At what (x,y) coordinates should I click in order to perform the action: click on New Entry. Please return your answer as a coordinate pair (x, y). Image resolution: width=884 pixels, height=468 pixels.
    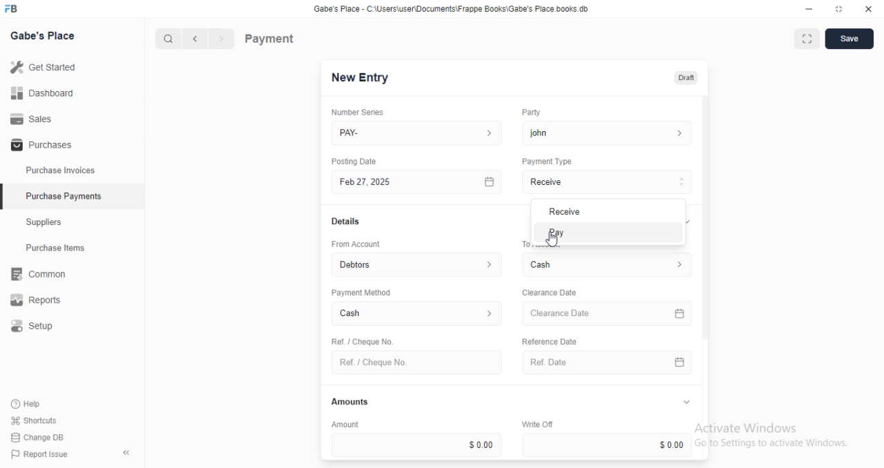
    Looking at the image, I should click on (361, 78).